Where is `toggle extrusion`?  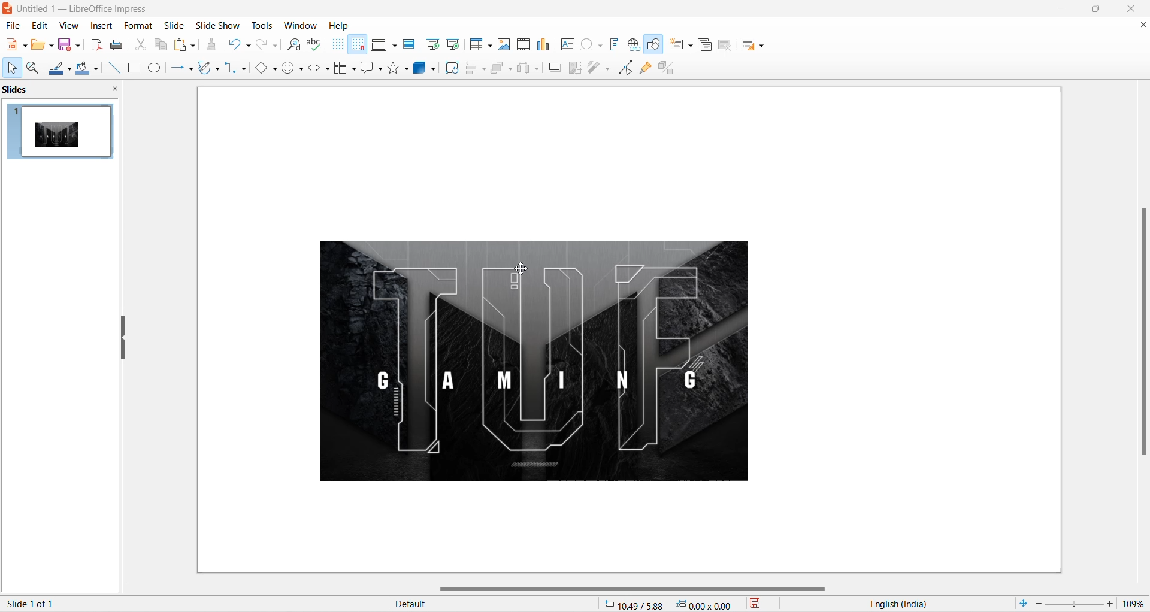
toggle extrusion is located at coordinates (670, 66).